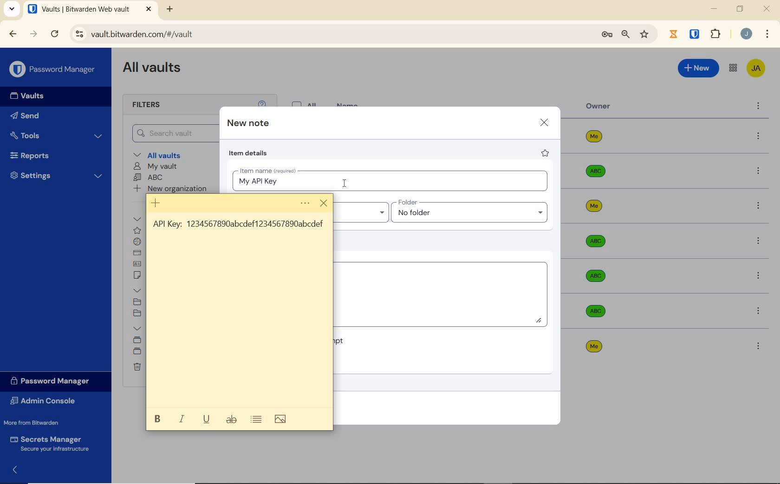  Describe the element at coordinates (34, 35) in the screenshot. I see `FORWARD` at that location.